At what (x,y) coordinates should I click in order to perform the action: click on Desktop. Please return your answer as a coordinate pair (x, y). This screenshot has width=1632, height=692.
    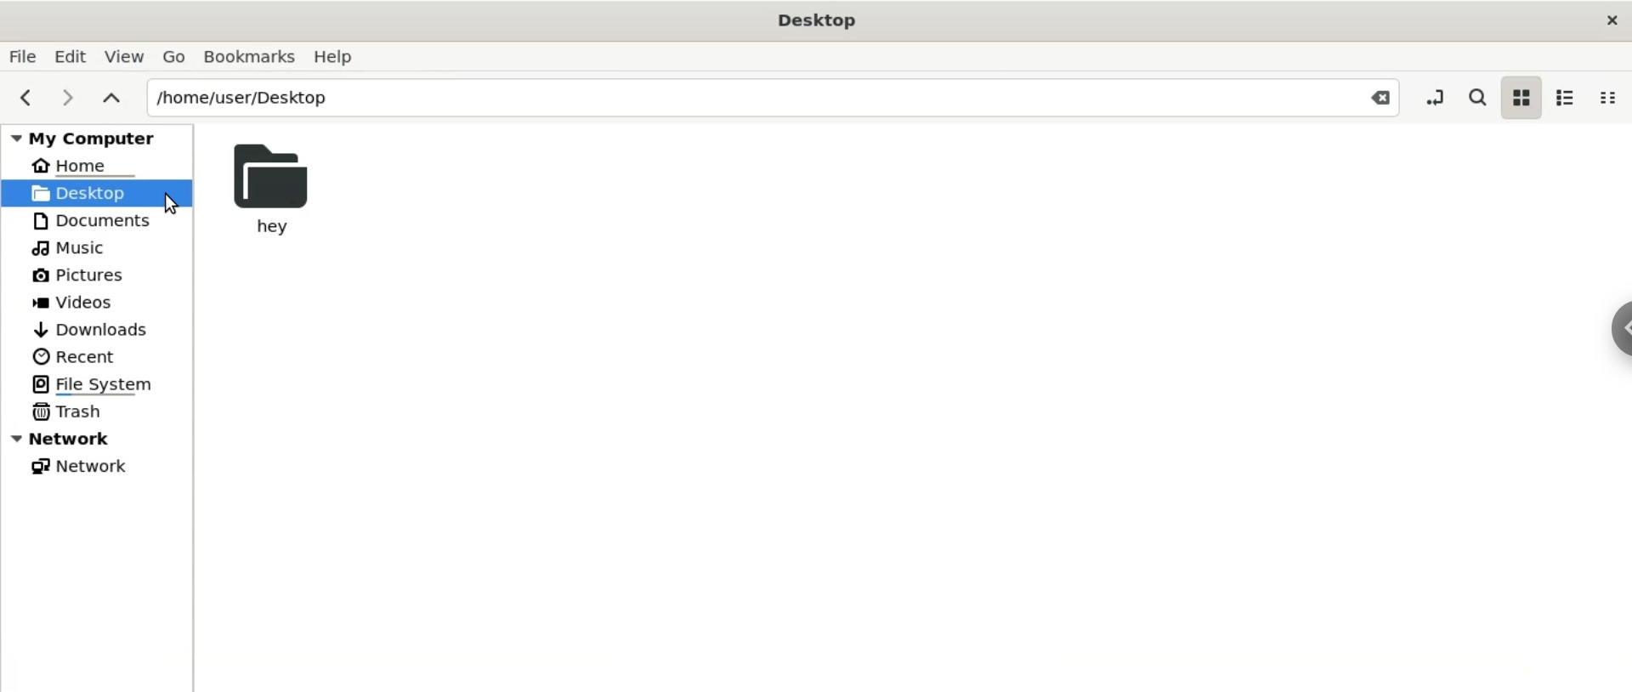
    Looking at the image, I should click on (819, 20).